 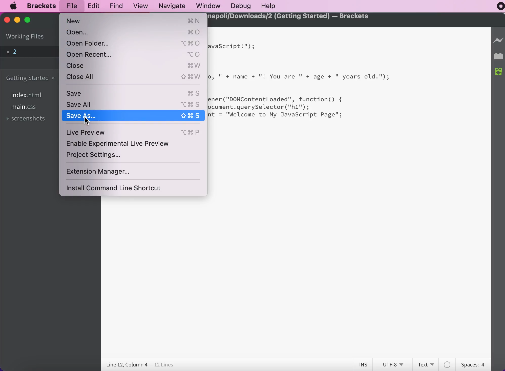 What do you see at coordinates (134, 54) in the screenshot?
I see `open recent` at bounding box center [134, 54].